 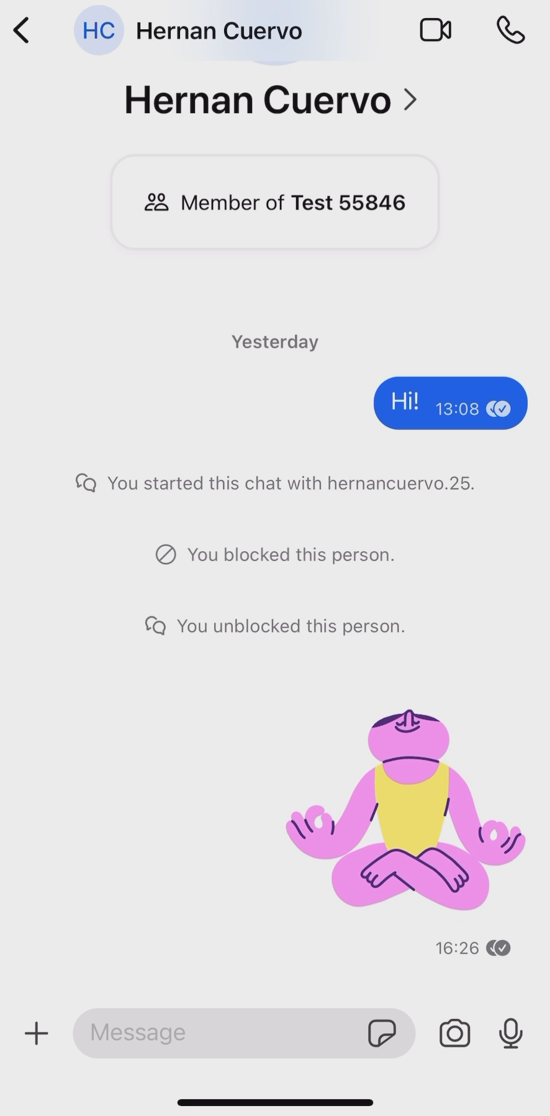 What do you see at coordinates (383, 1036) in the screenshot?
I see `gif/sticker` at bounding box center [383, 1036].